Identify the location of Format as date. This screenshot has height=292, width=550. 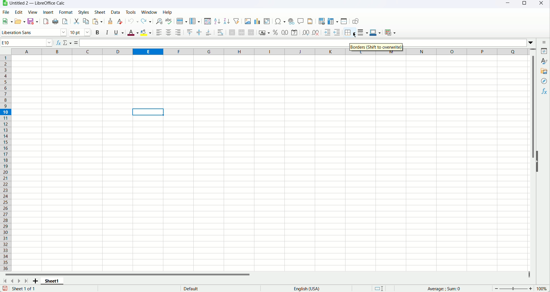
(294, 32).